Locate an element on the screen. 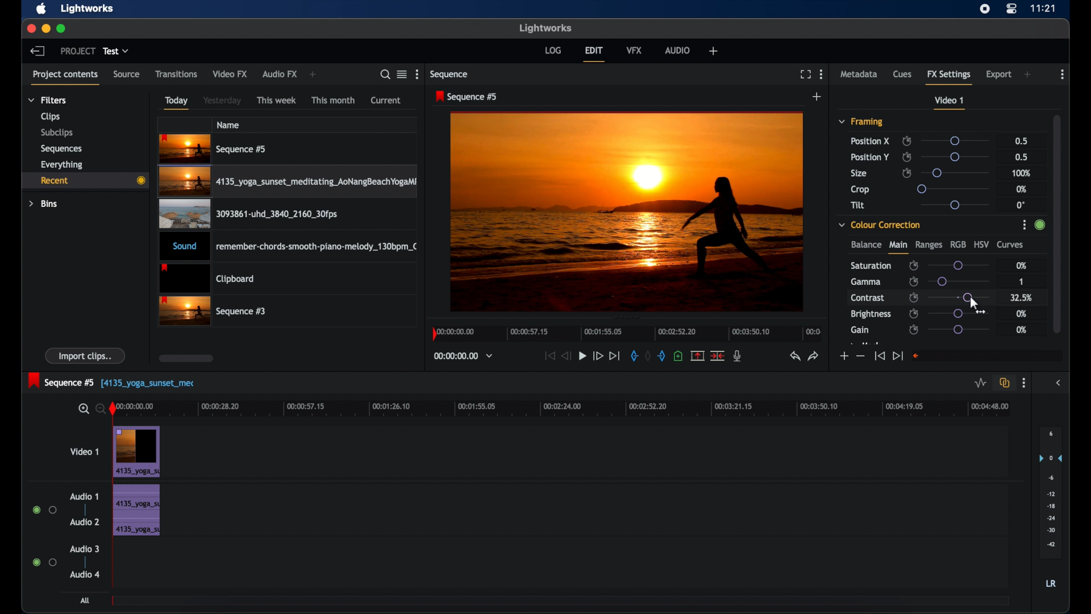 The height and width of the screenshot is (614, 1091). gain is located at coordinates (860, 330).